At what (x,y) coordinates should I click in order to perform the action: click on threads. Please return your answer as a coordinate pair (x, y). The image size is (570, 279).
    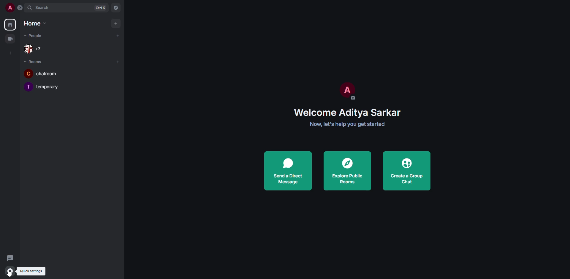
    Looking at the image, I should click on (9, 258).